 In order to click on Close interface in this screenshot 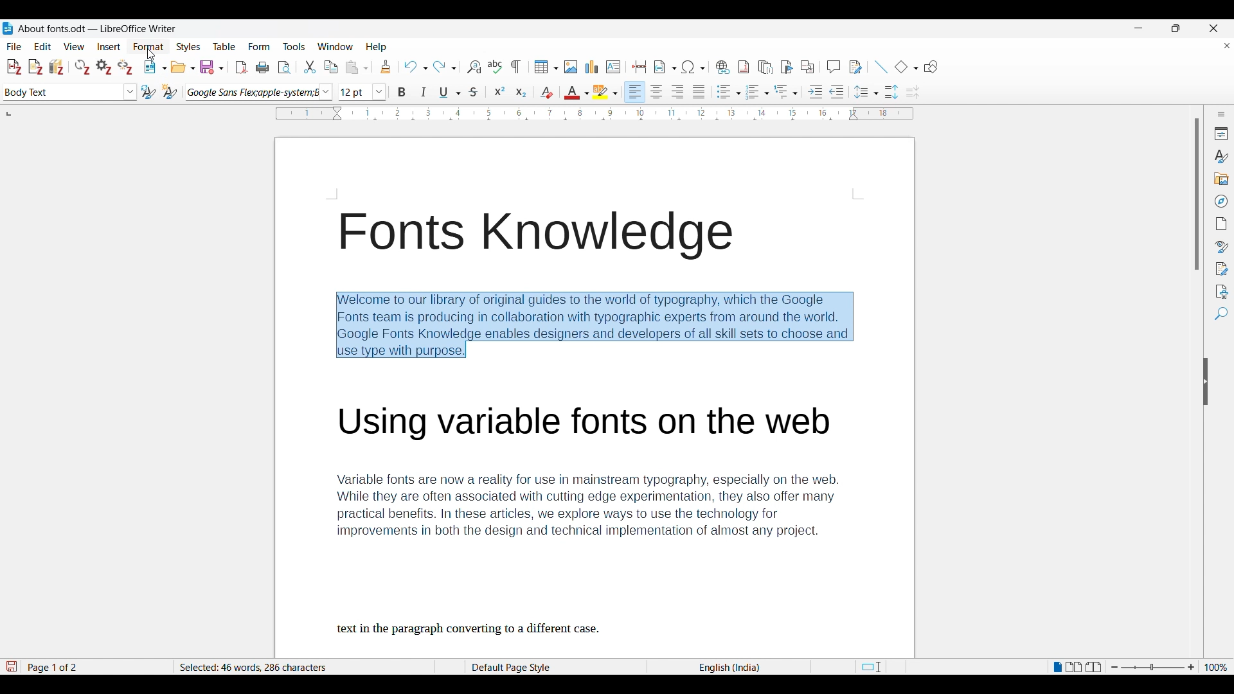, I will do `click(1213, 28)`.